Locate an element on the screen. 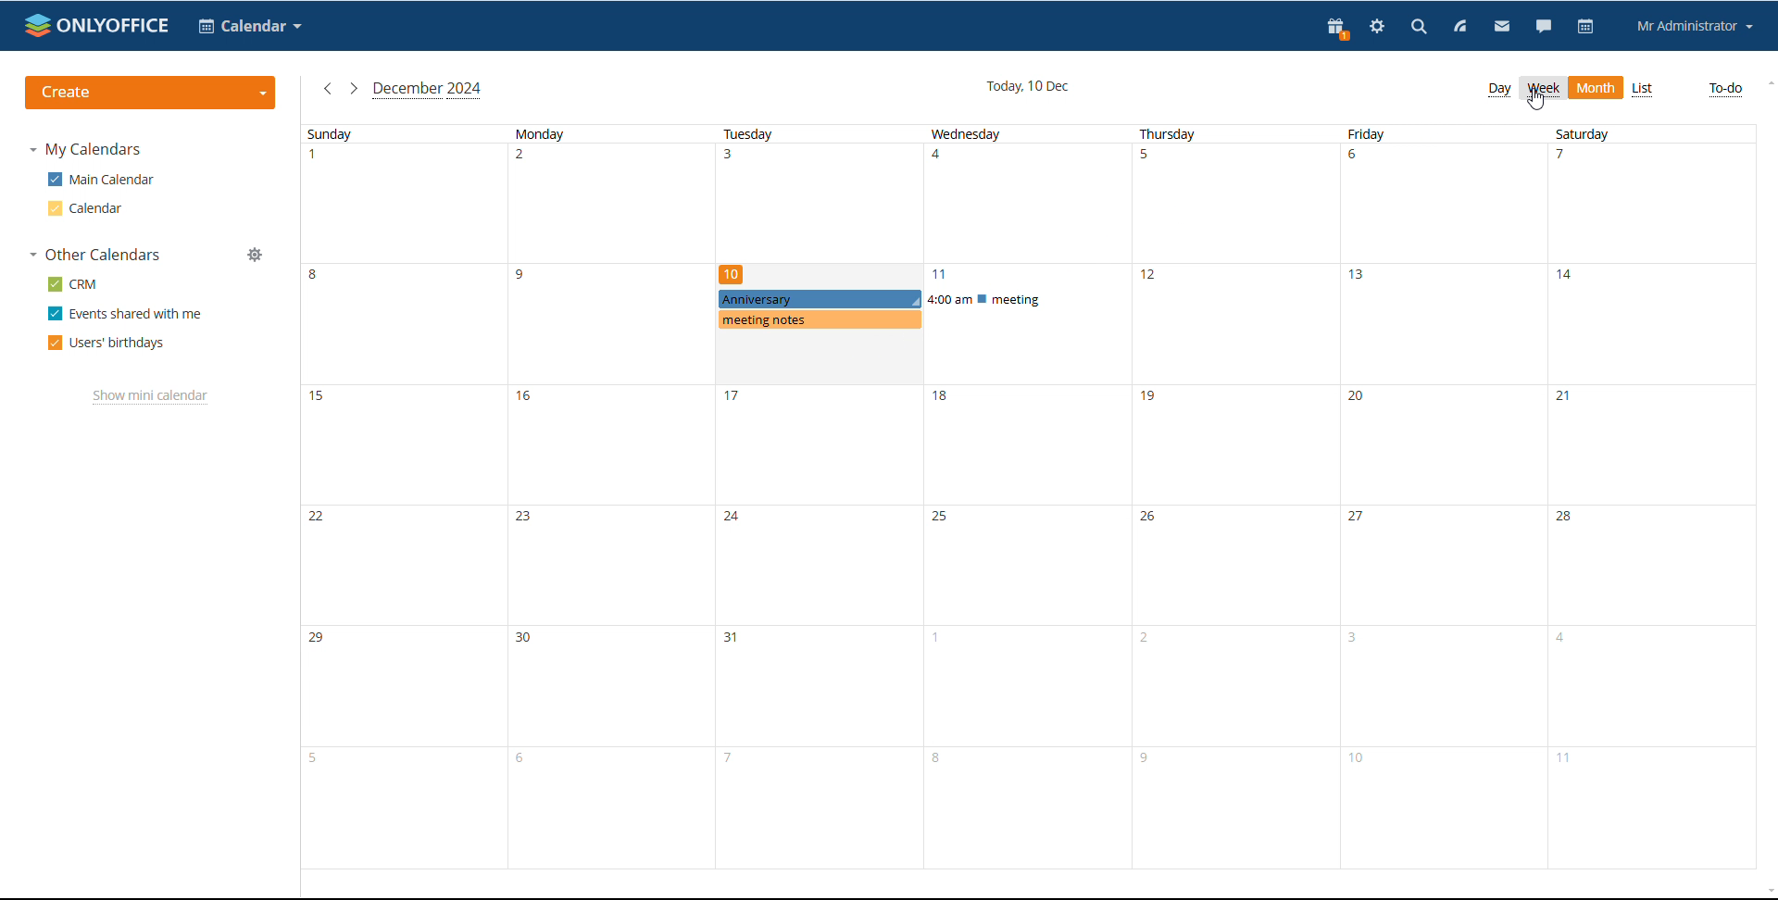  scroll up is located at coordinates (1767, 85).